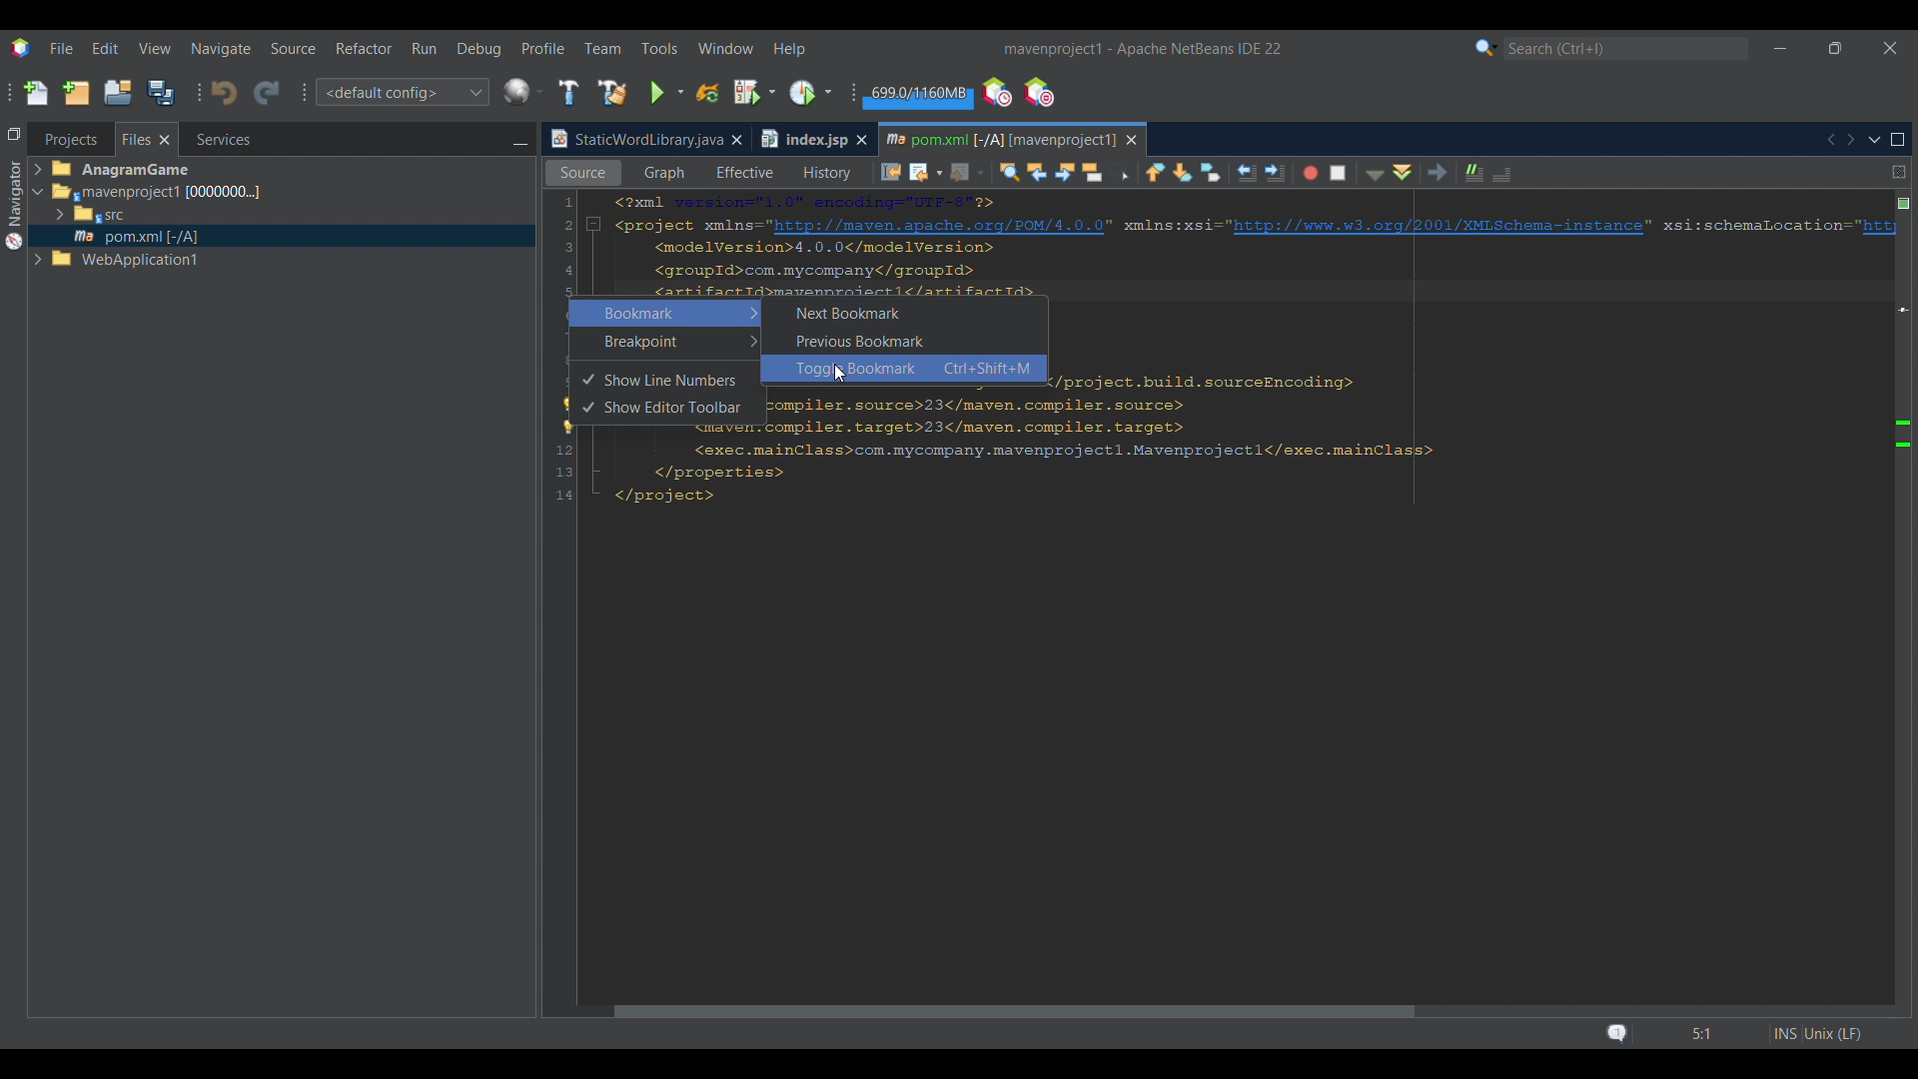 This screenshot has width=1918, height=1079. I want to click on Previous bookmark, so click(1155, 169).